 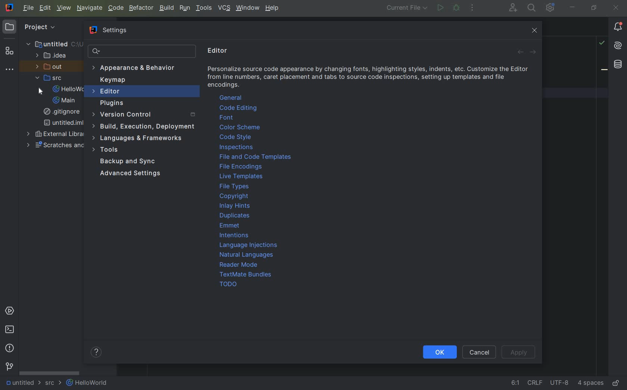 What do you see at coordinates (532, 7) in the screenshot?
I see `search everywhere` at bounding box center [532, 7].